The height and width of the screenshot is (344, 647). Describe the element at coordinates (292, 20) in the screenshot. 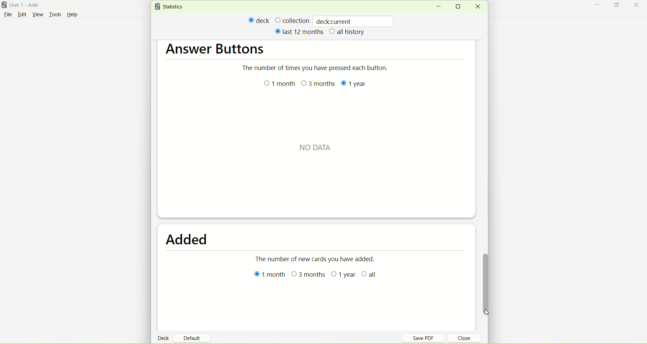

I see `collection` at that location.